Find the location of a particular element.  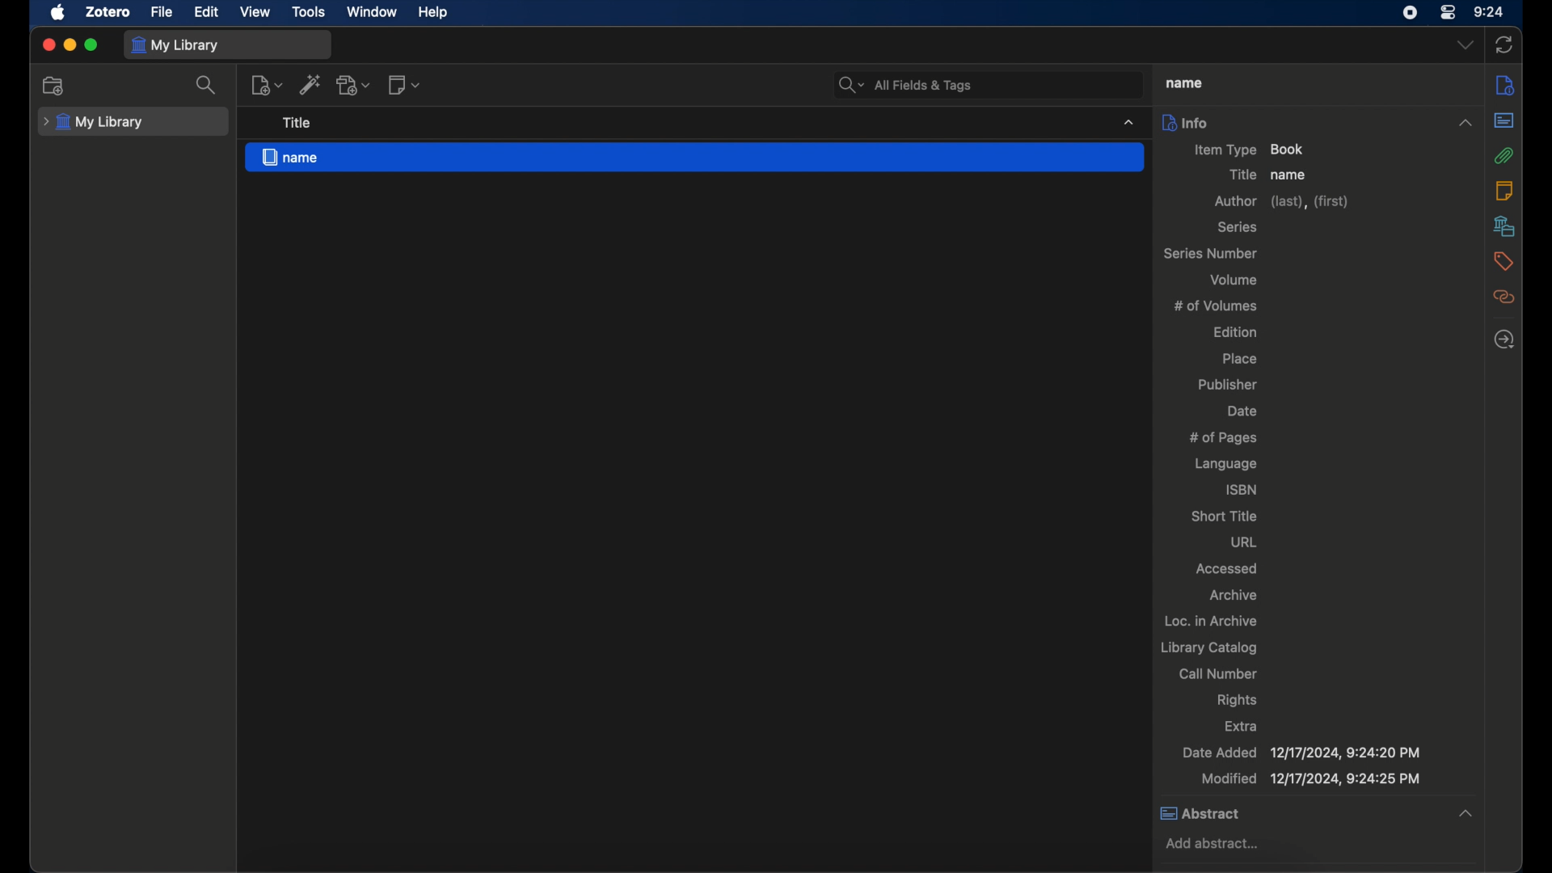

file is located at coordinates (162, 13).